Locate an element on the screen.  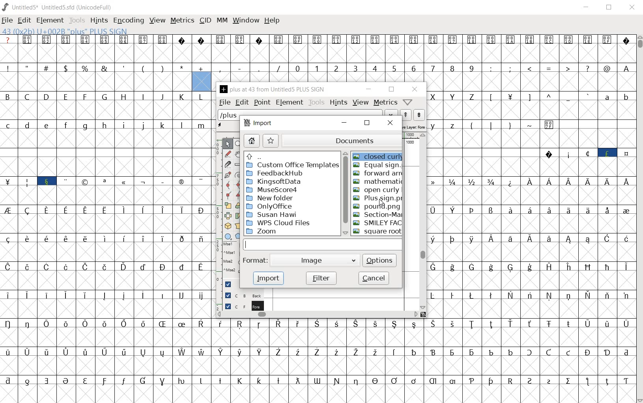
edit is located at coordinates (241, 103).